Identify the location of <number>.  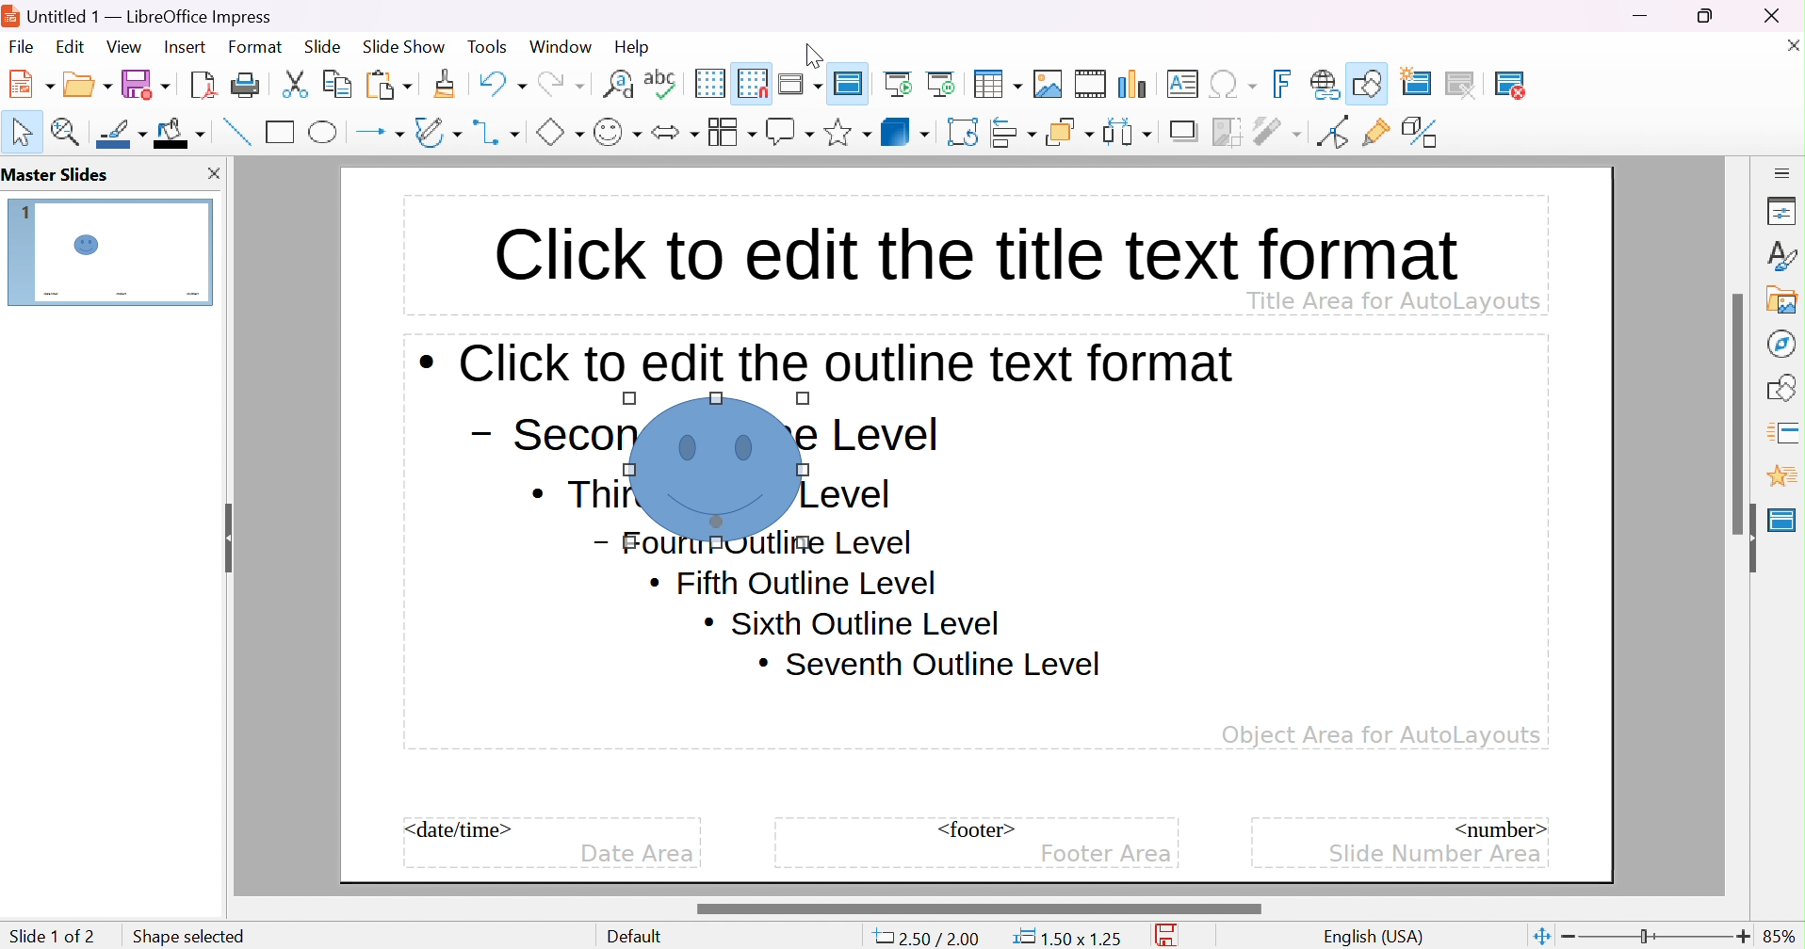
(1498, 828).